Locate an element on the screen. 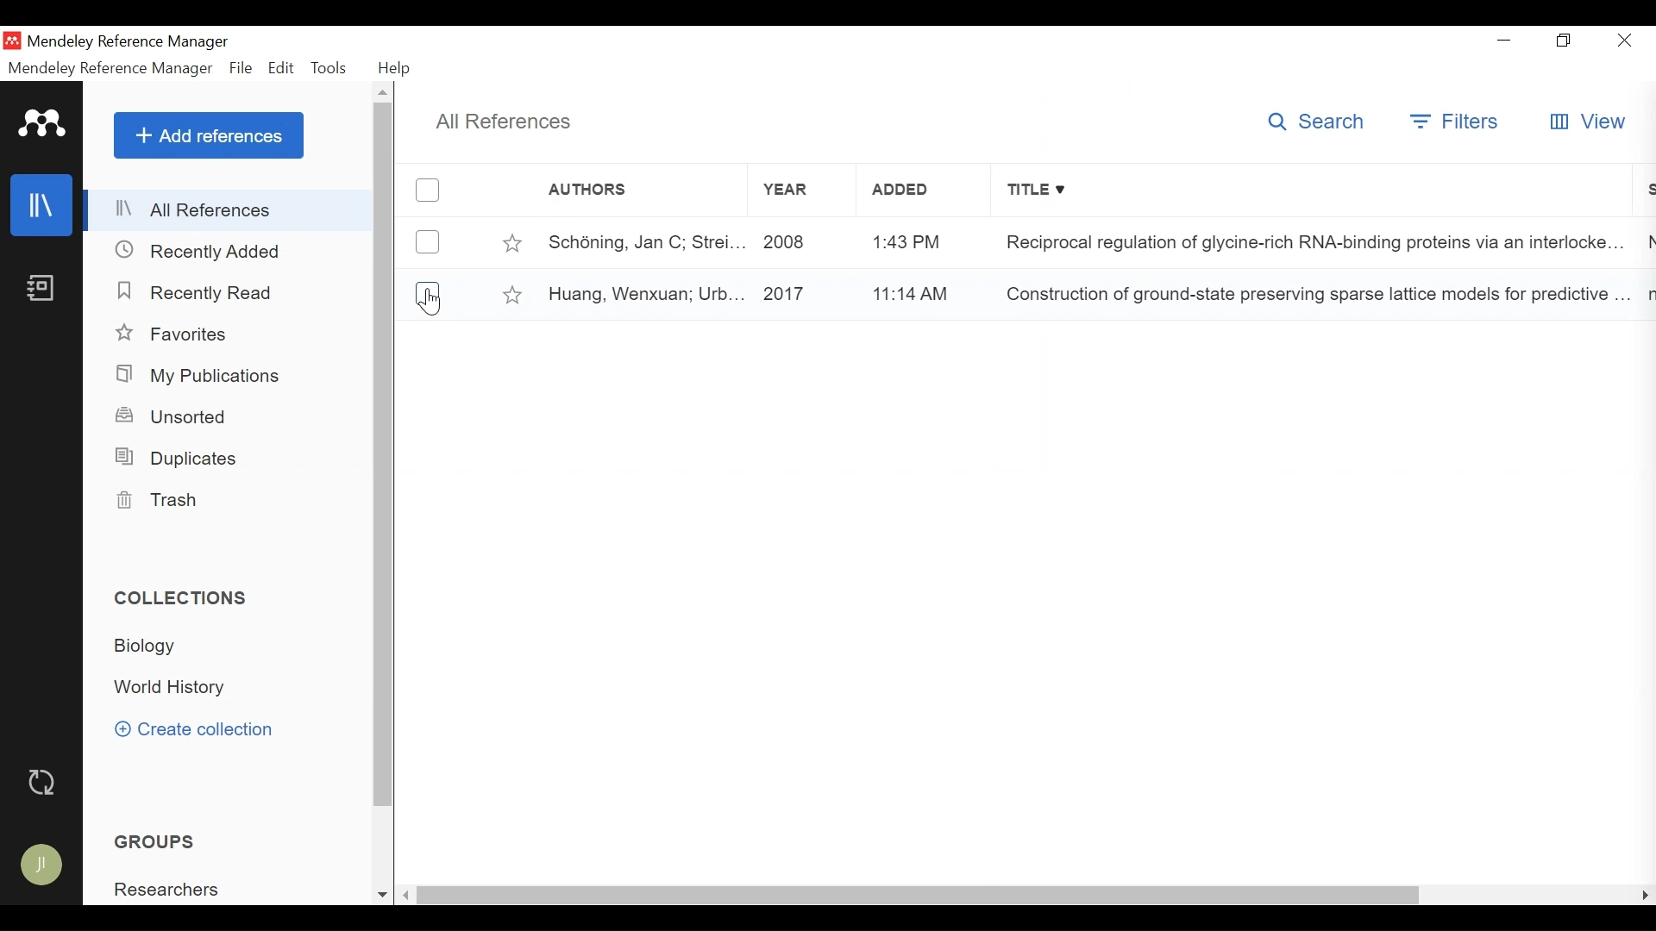 The height and width of the screenshot is (931, 1656). Restore is located at coordinates (1566, 41).